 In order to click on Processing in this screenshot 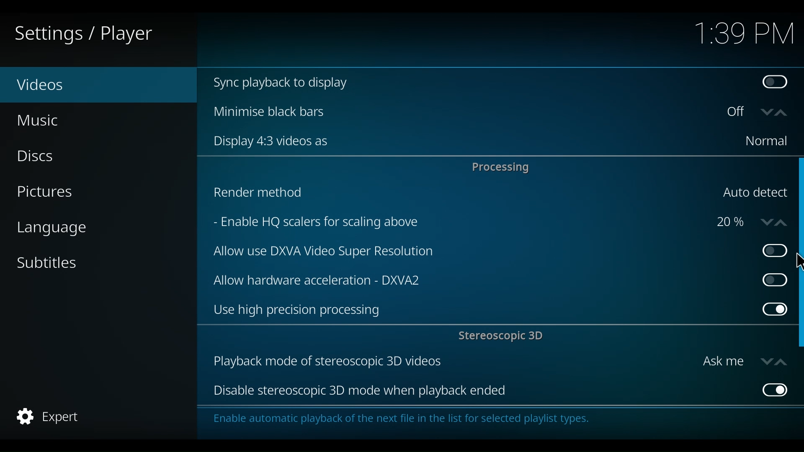, I will do `click(503, 167)`.